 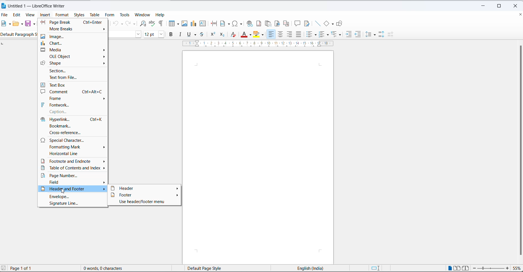 I want to click on insert footnote, so click(x=258, y=24).